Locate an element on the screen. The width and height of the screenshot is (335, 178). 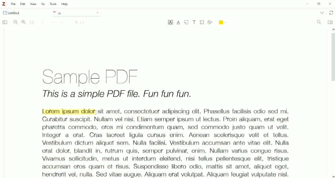
Highlight color is located at coordinates (223, 22).